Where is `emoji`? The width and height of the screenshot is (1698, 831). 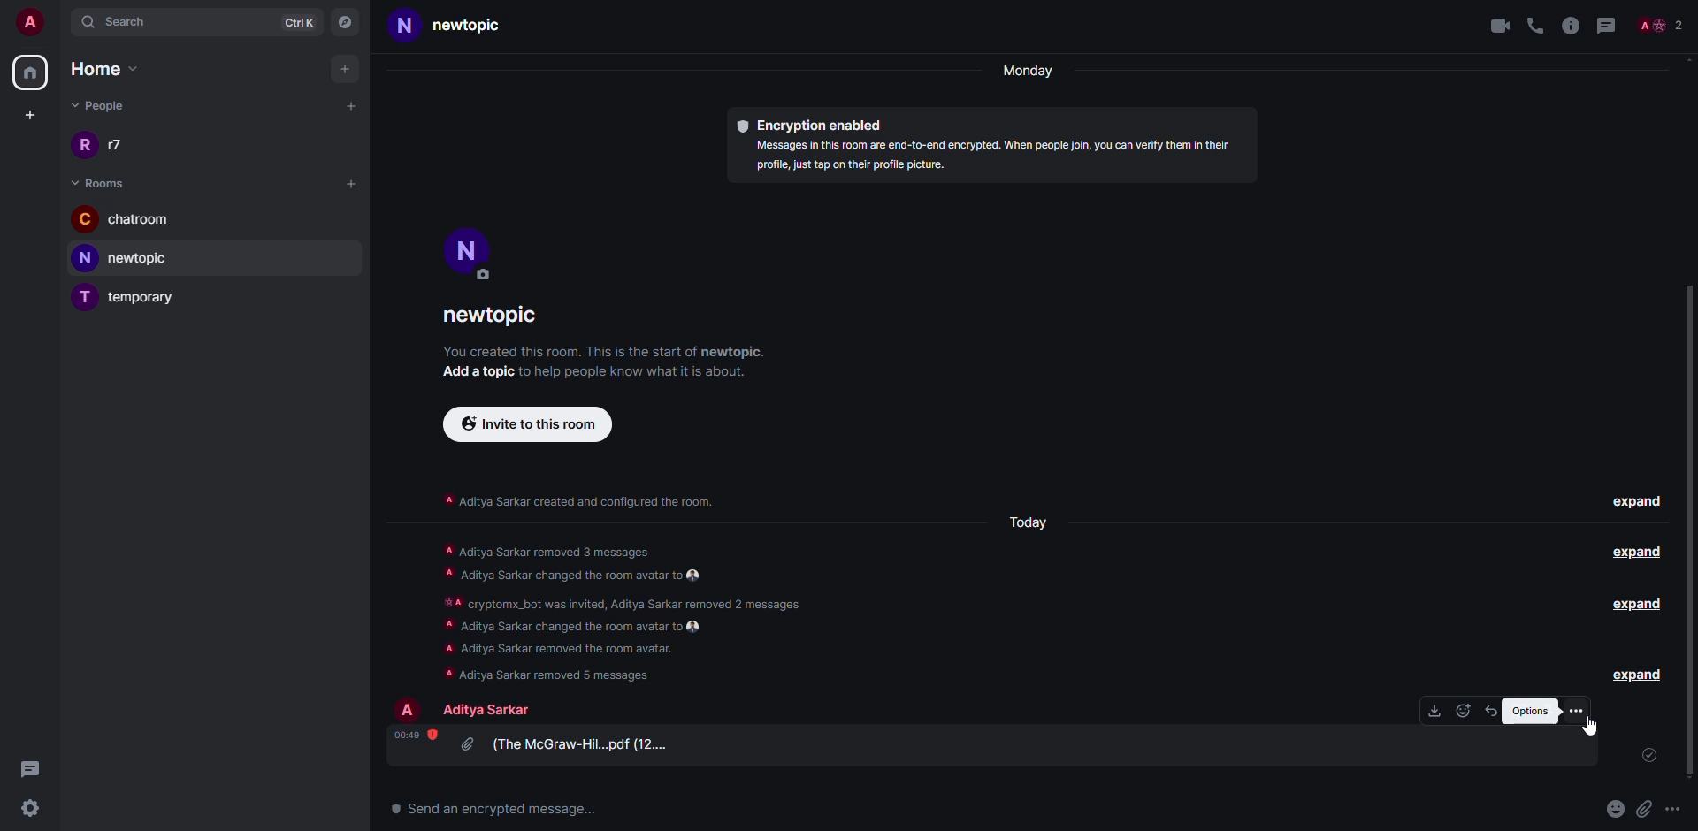 emoji is located at coordinates (1616, 807).